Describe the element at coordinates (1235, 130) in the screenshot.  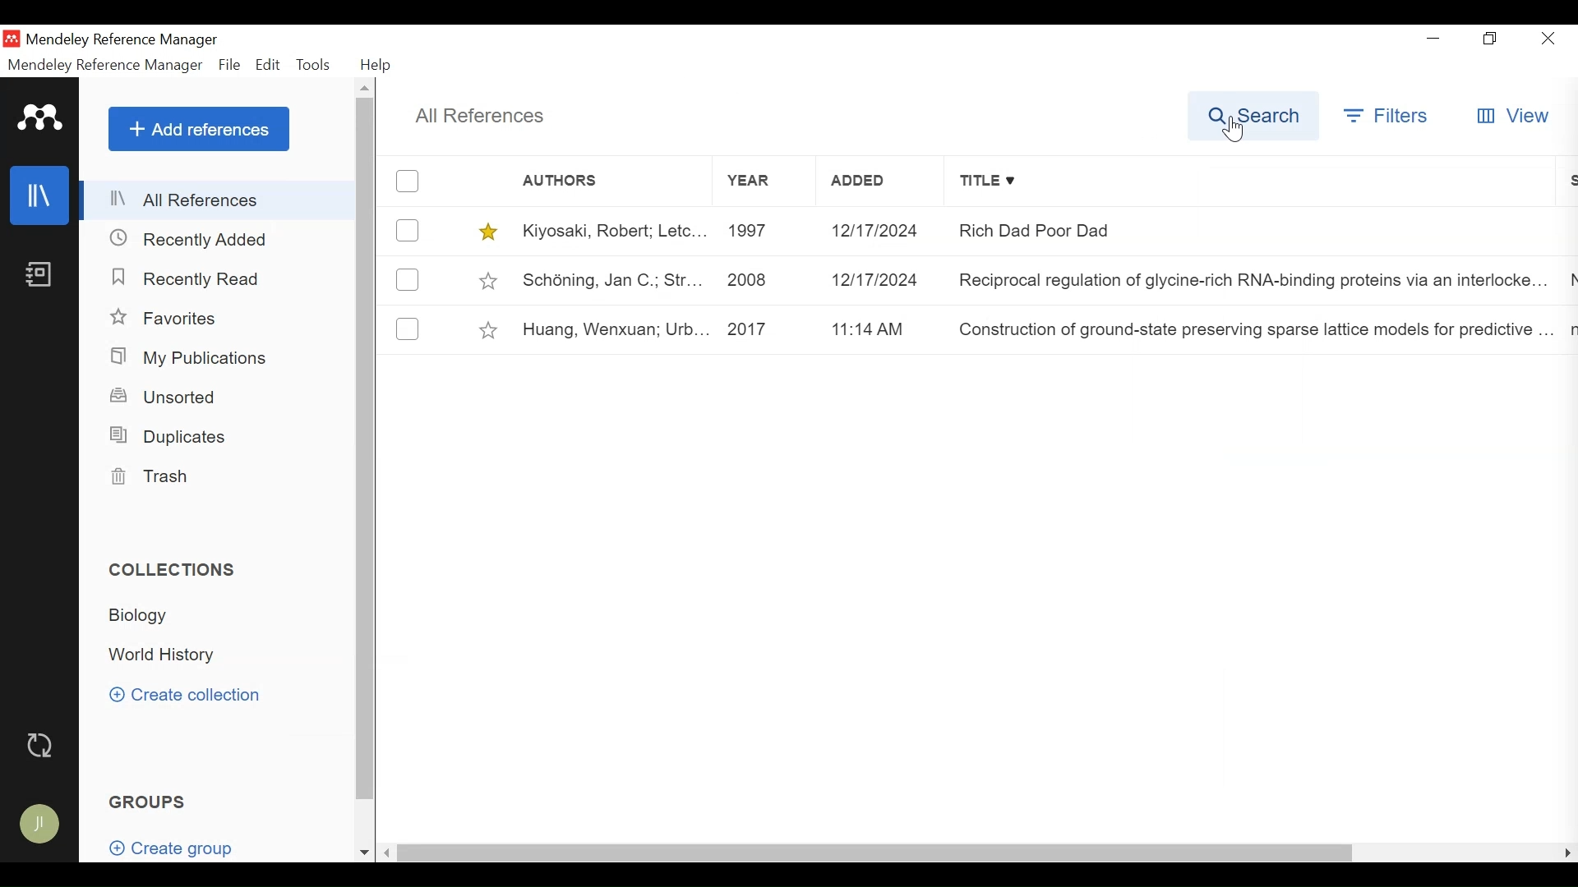
I see `Cursor ` at that location.